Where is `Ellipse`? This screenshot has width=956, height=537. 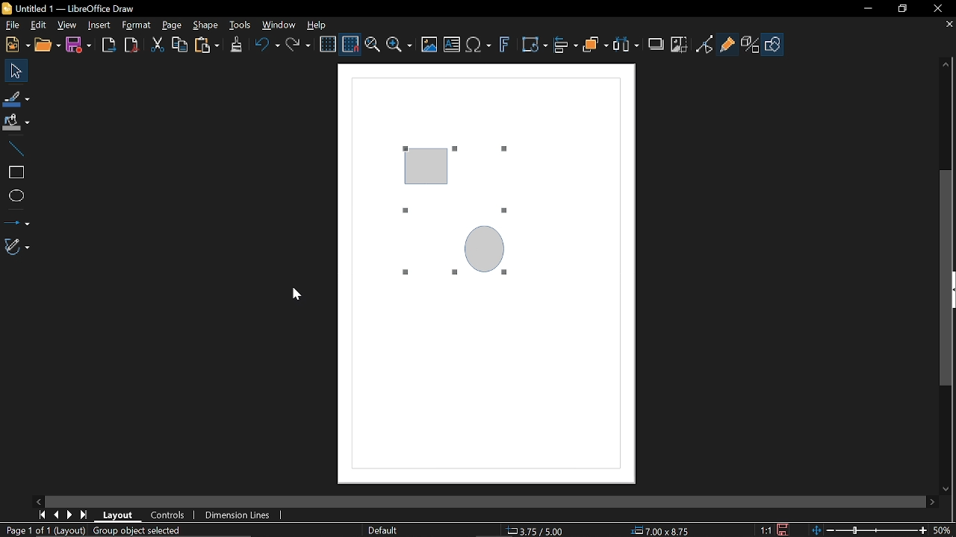 Ellipse is located at coordinates (14, 195).